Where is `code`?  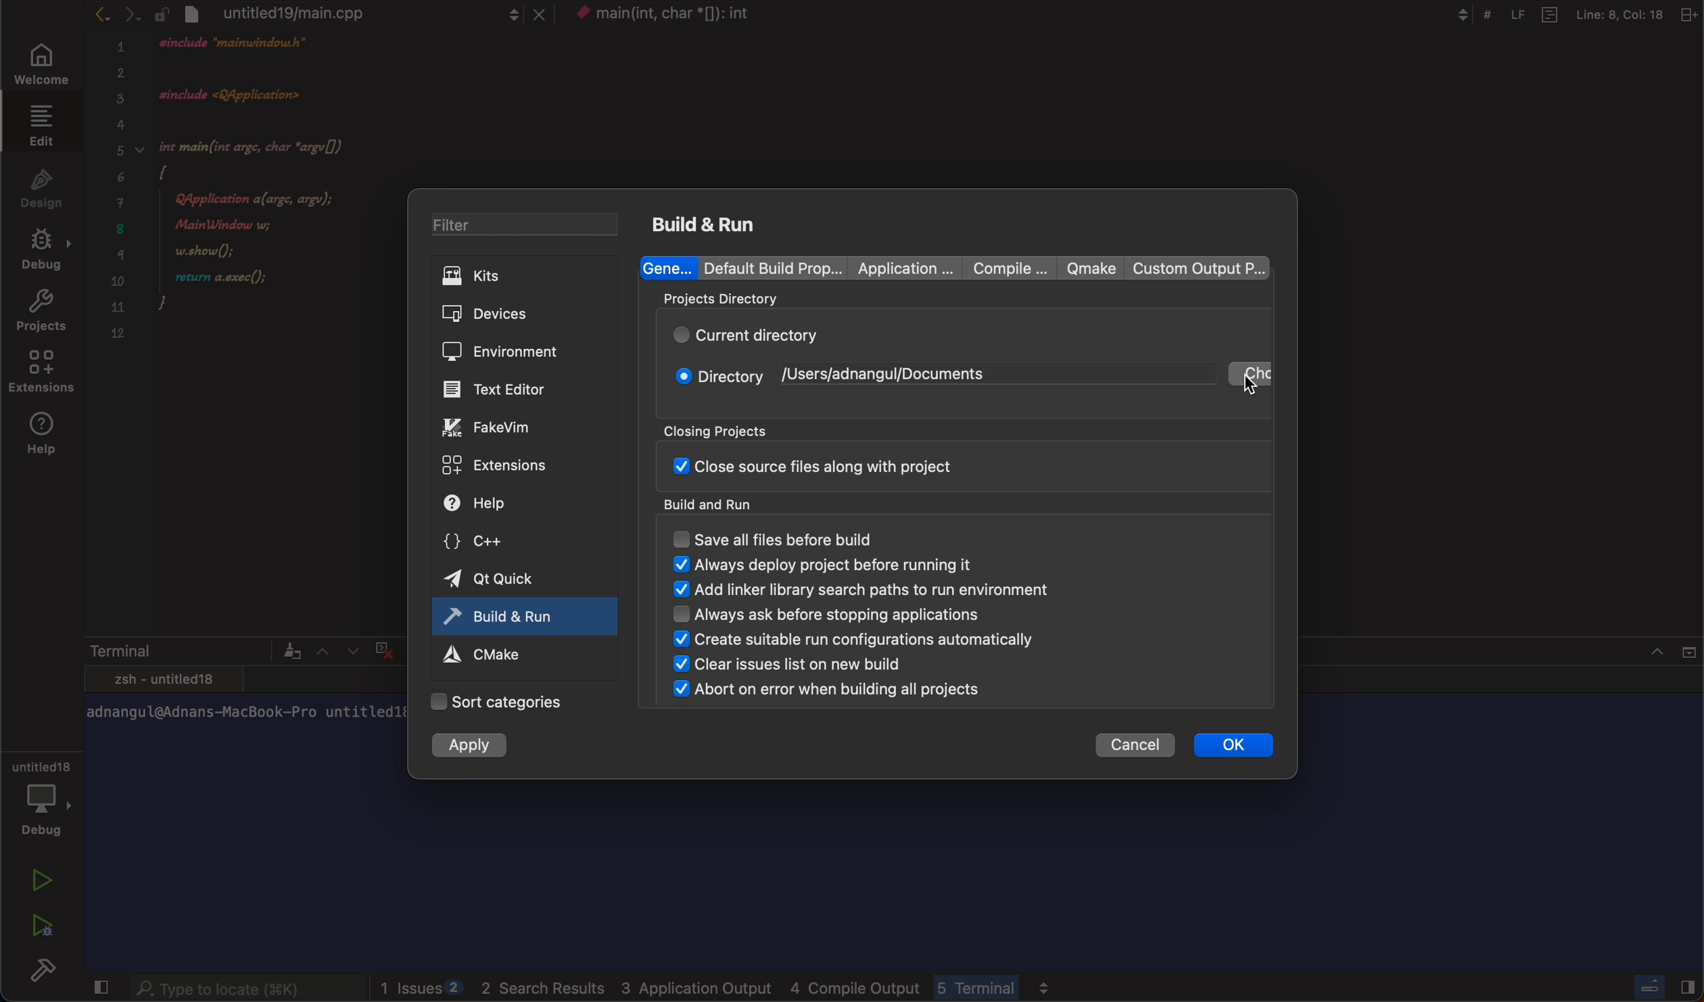 code is located at coordinates (246, 187).